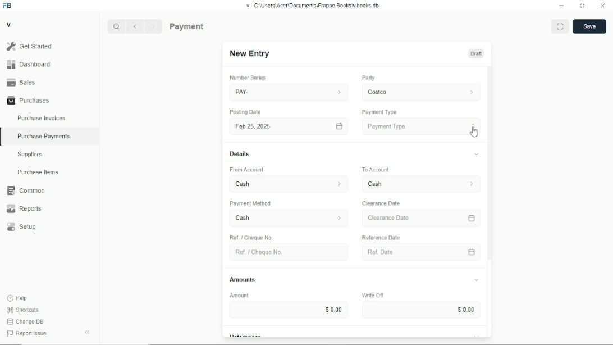 This screenshot has height=345, width=613. Describe the element at coordinates (251, 53) in the screenshot. I see `New Entry` at that location.